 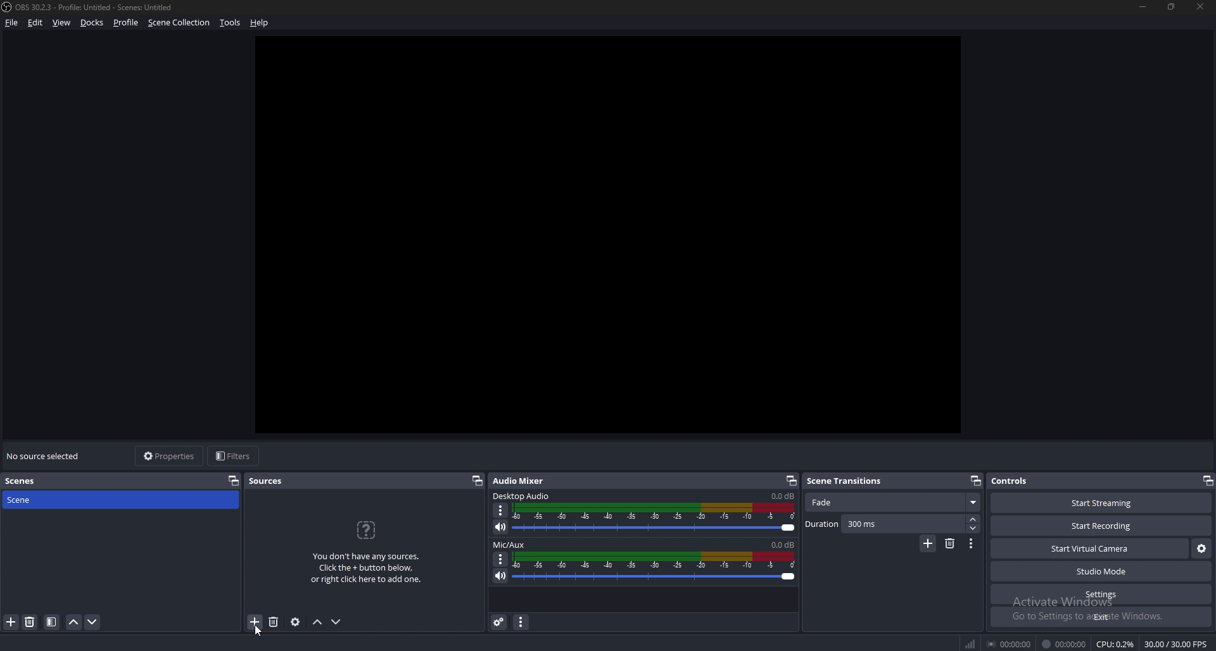 I want to click on Increase duration, so click(x=975, y=519).